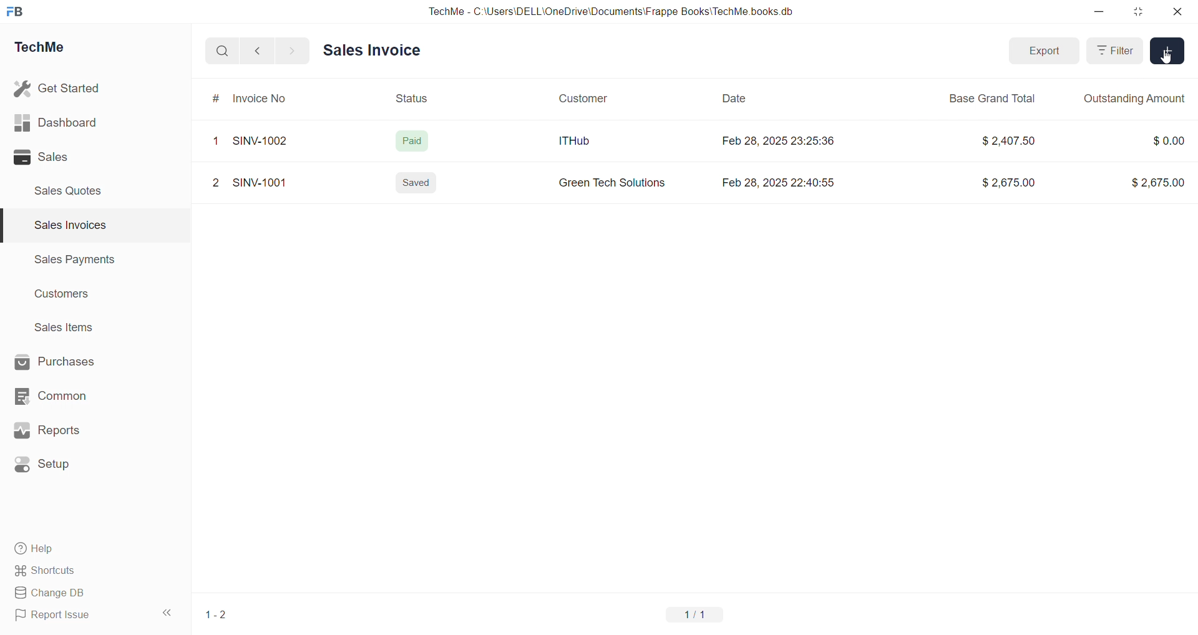  Describe the element at coordinates (49, 469) in the screenshot. I see `@ Setup` at that location.